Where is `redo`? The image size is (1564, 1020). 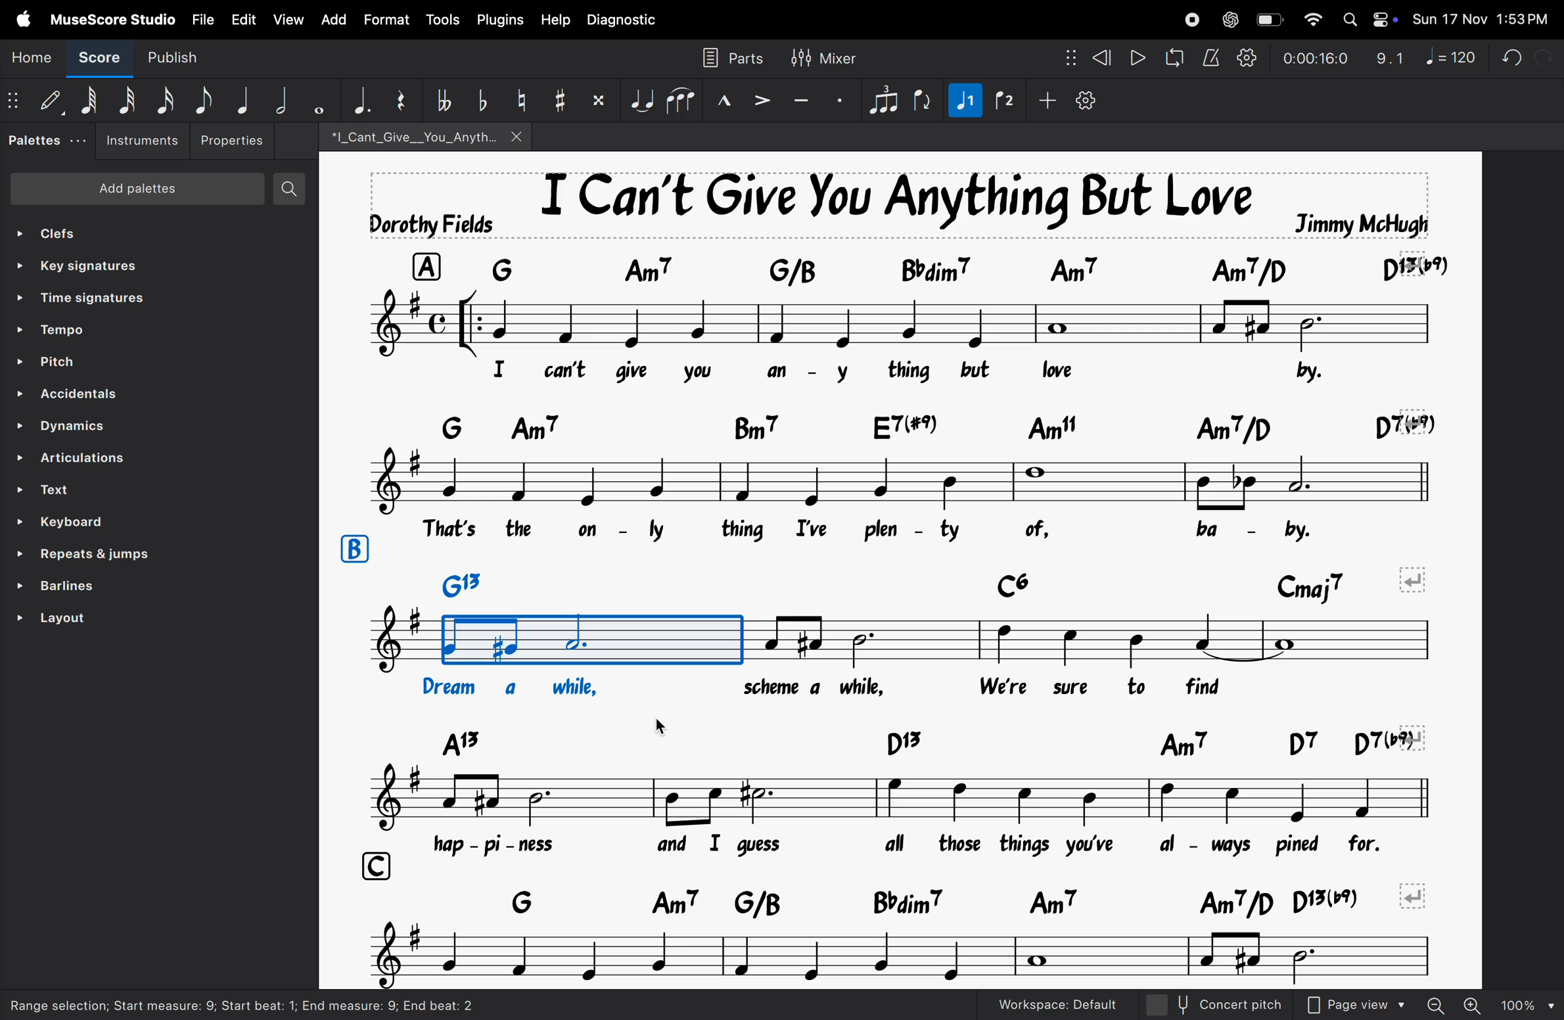 redo is located at coordinates (1545, 53).